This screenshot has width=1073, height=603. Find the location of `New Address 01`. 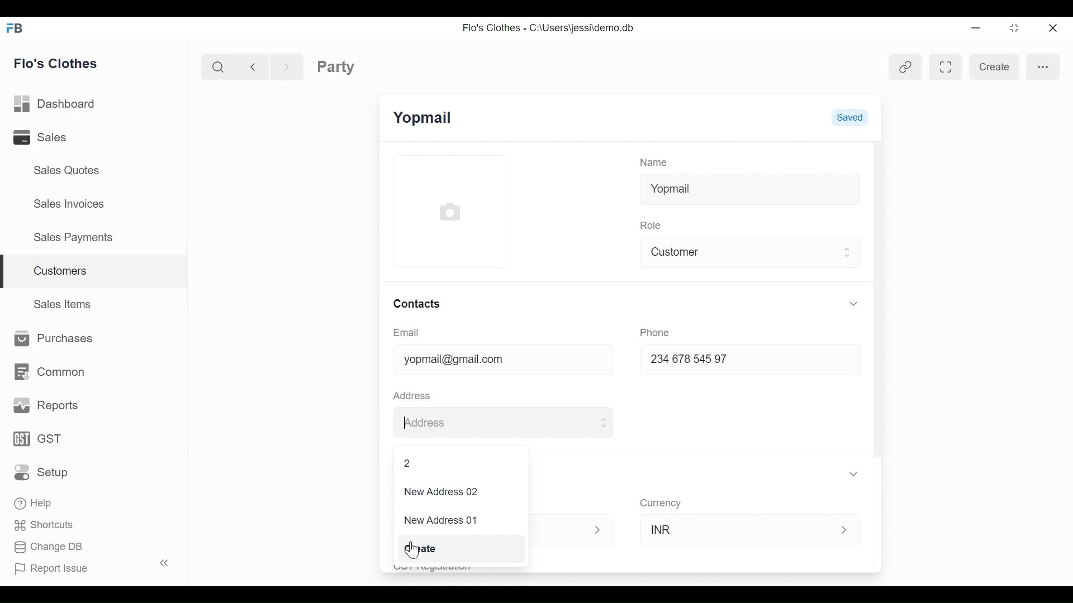

New Address 01 is located at coordinates (441, 521).